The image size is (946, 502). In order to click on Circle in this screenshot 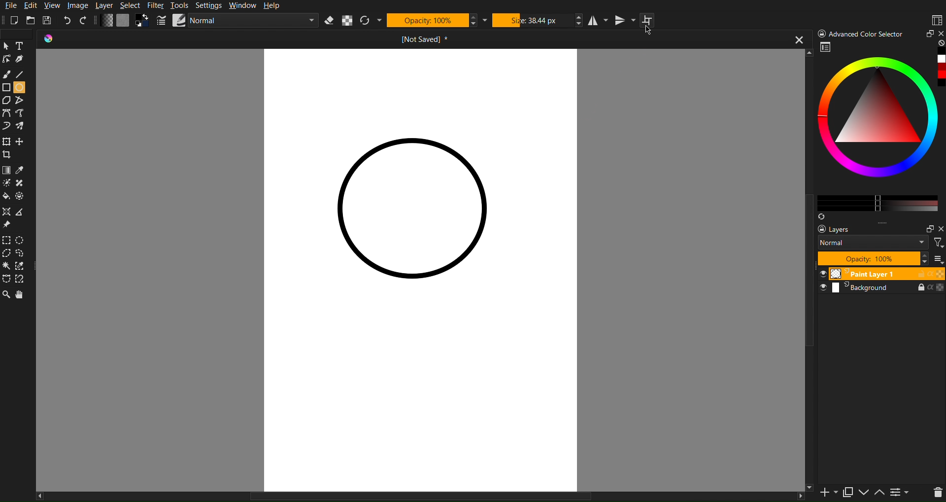, I will do `click(414, 204)`.